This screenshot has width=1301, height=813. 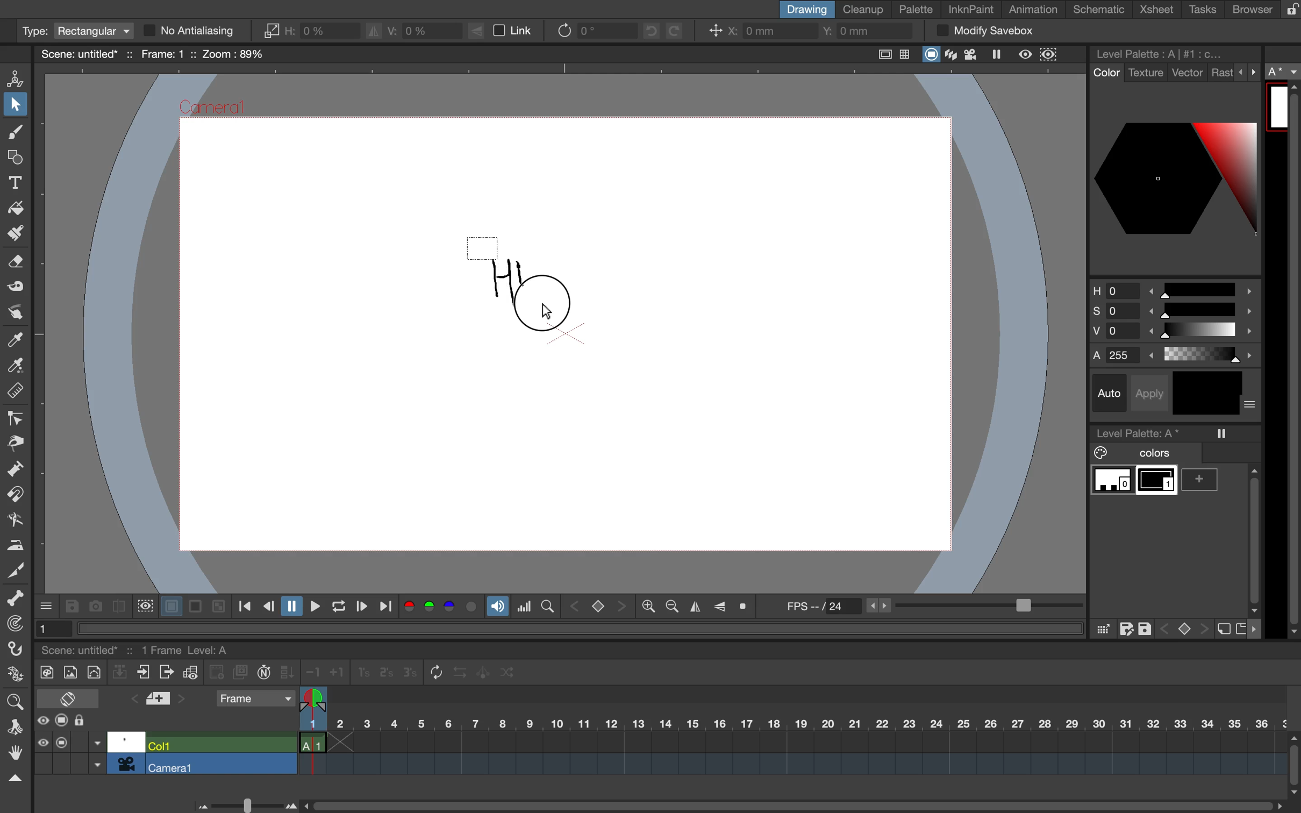 What do you see at coordinates (16, 180) in the screenshot?
I see `type tool` at bounding box center [16, 180].